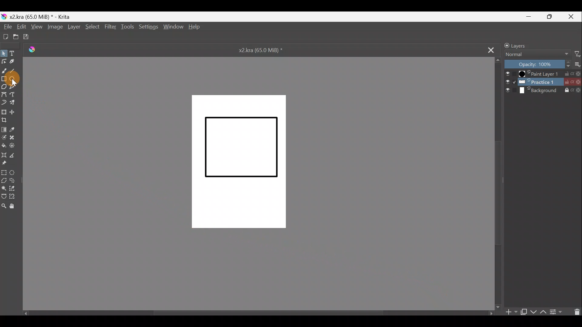 The image size is (582, 327). Describe the element at coordinates (13, 53) in the screenshot. I see `Text tool` at that location.